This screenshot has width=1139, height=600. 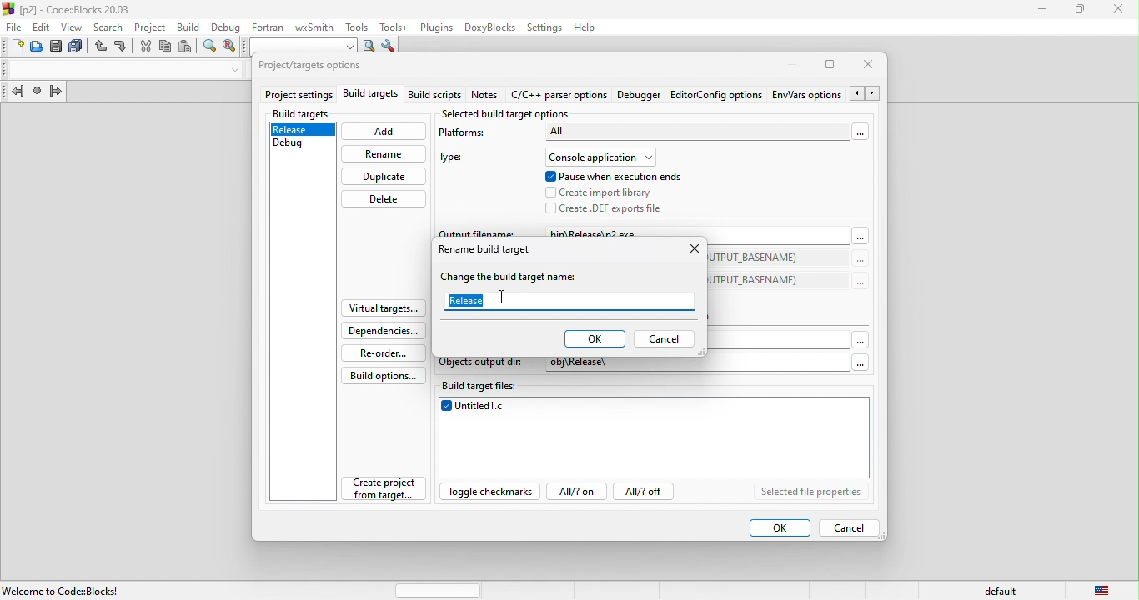 I want to click on editor config option, so click(x=715, y=95).